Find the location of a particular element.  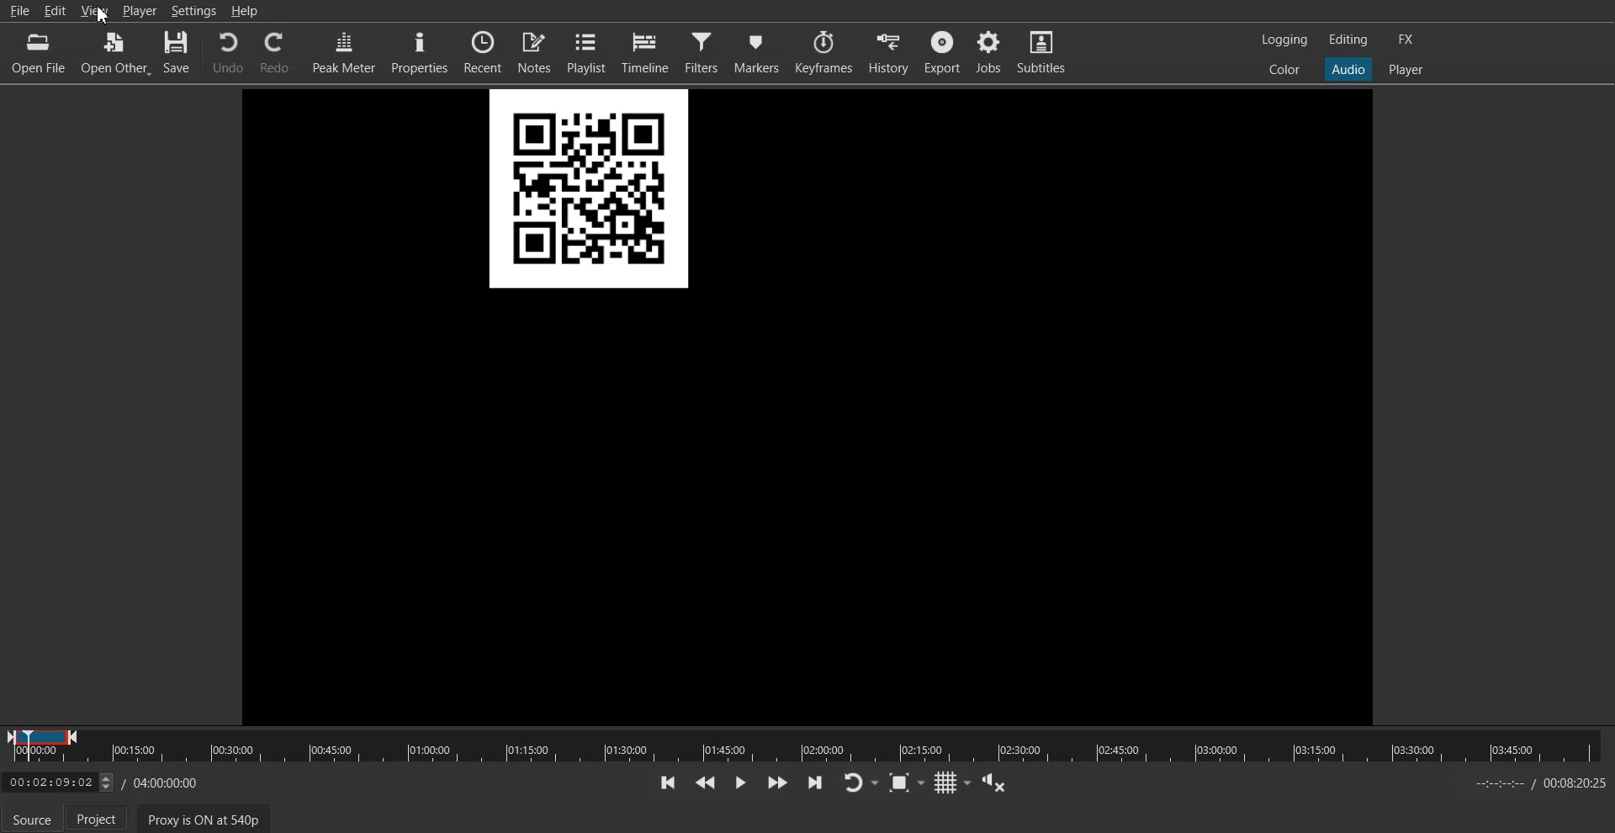

Project is located at coordinates (96, 818).